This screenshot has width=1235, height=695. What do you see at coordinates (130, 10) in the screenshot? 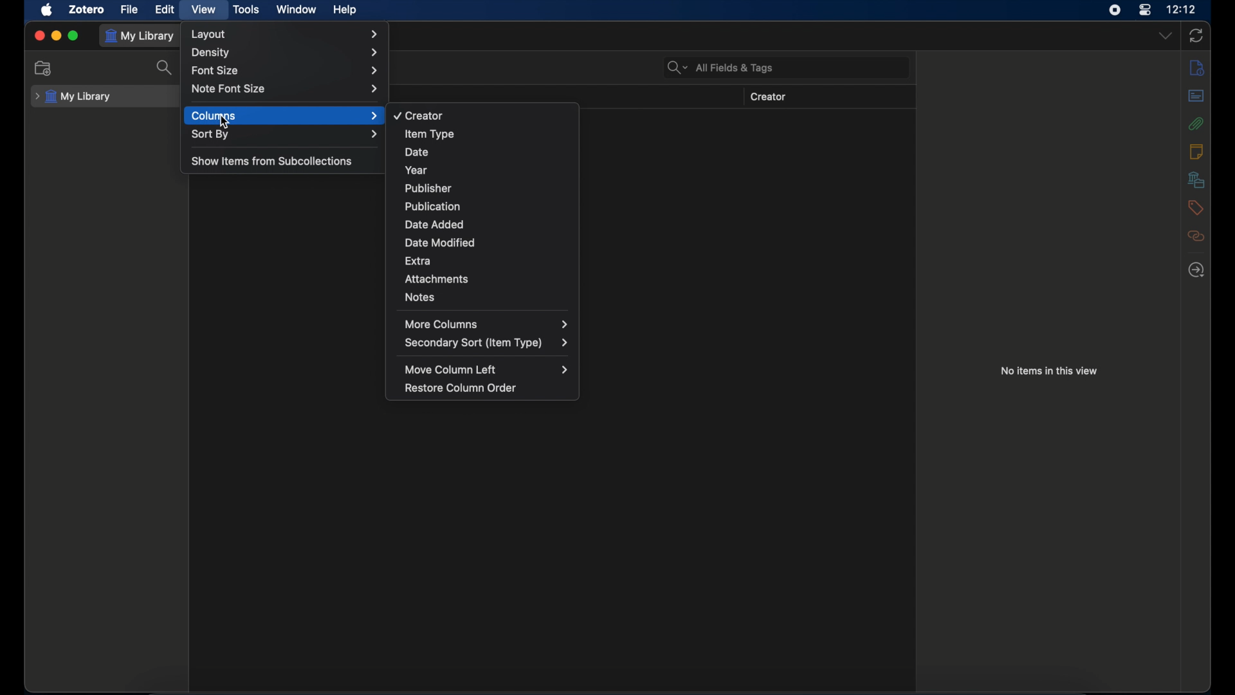
I see `file` at bounding box center [130, 10].